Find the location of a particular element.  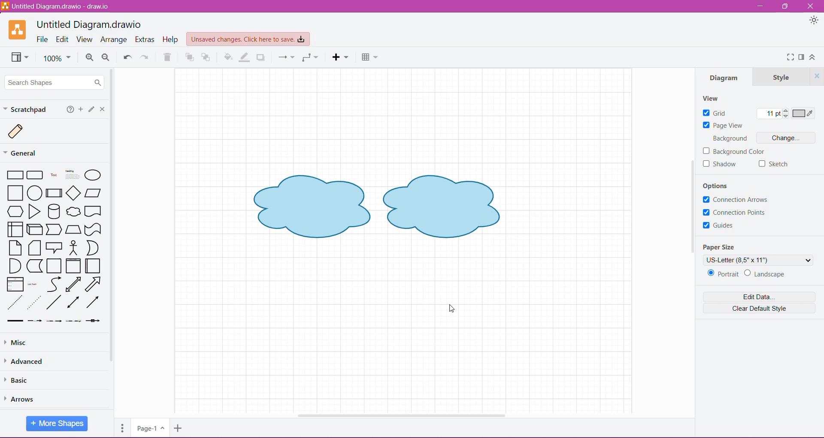

Guides is located at coordinates (724, 227).